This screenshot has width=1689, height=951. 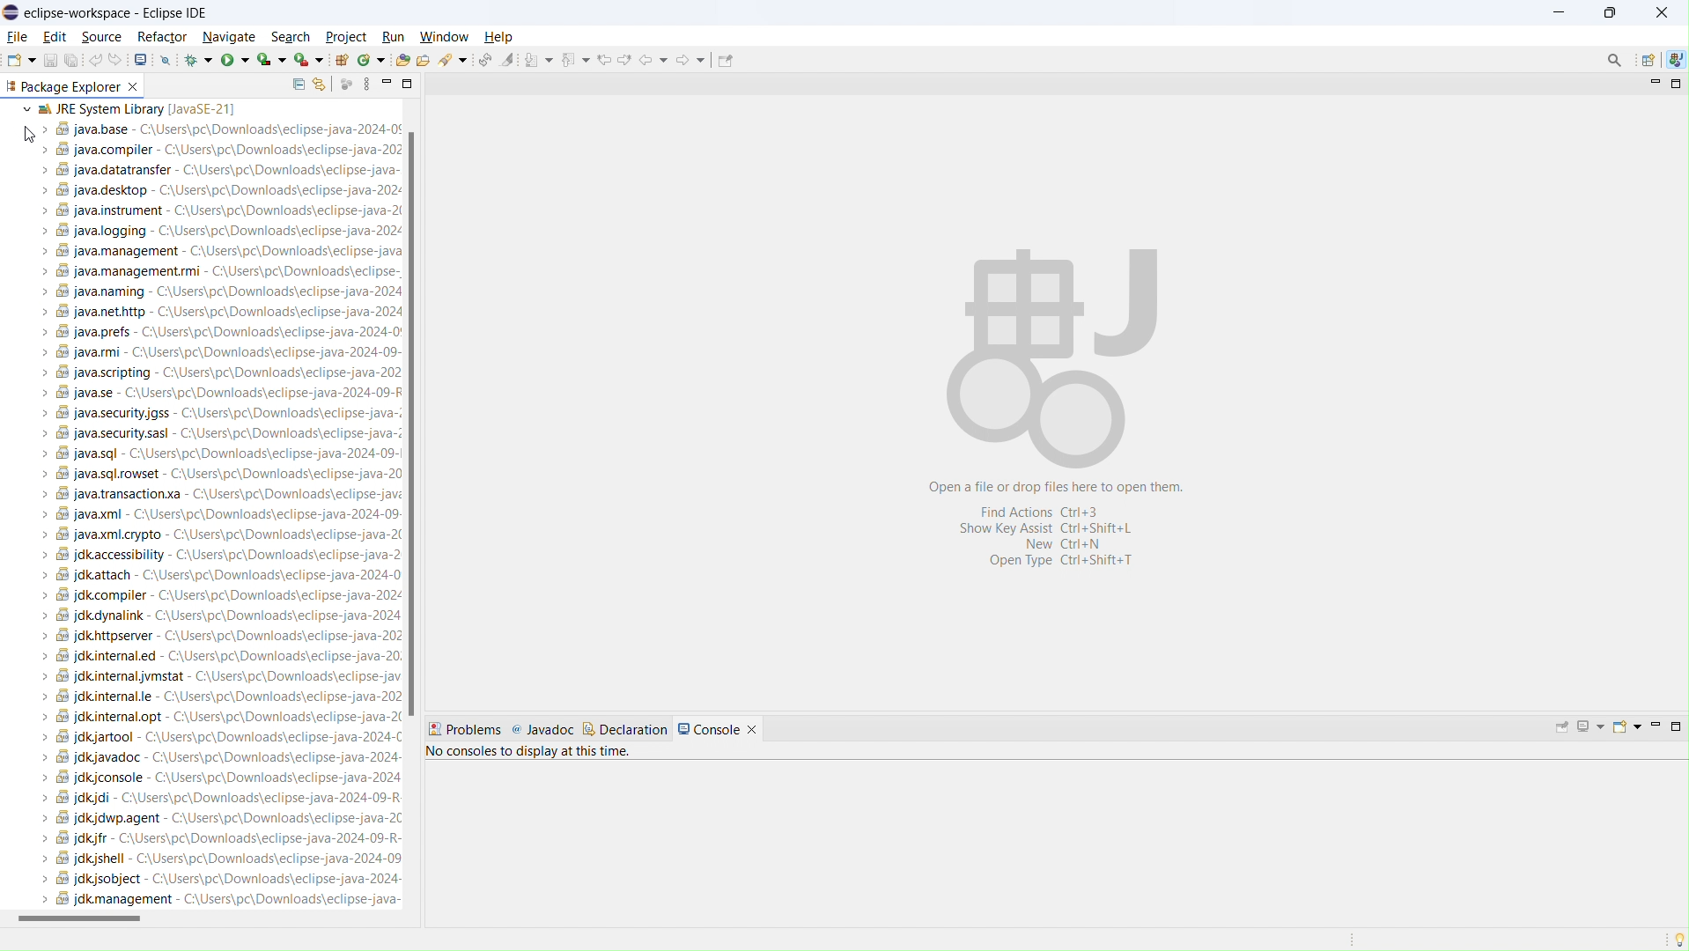 What do you see at coordinates (533, 749) in the screenshot?
I see `No consoles to display at this time.` at bounding box center [533, 749].